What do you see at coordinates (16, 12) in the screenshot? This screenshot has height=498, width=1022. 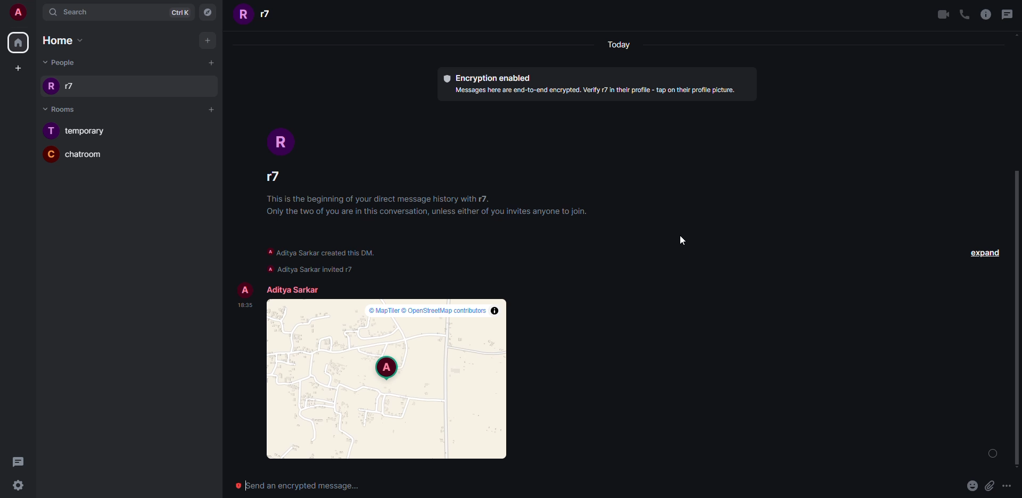 I see `User` at bounding box center [16, 12].